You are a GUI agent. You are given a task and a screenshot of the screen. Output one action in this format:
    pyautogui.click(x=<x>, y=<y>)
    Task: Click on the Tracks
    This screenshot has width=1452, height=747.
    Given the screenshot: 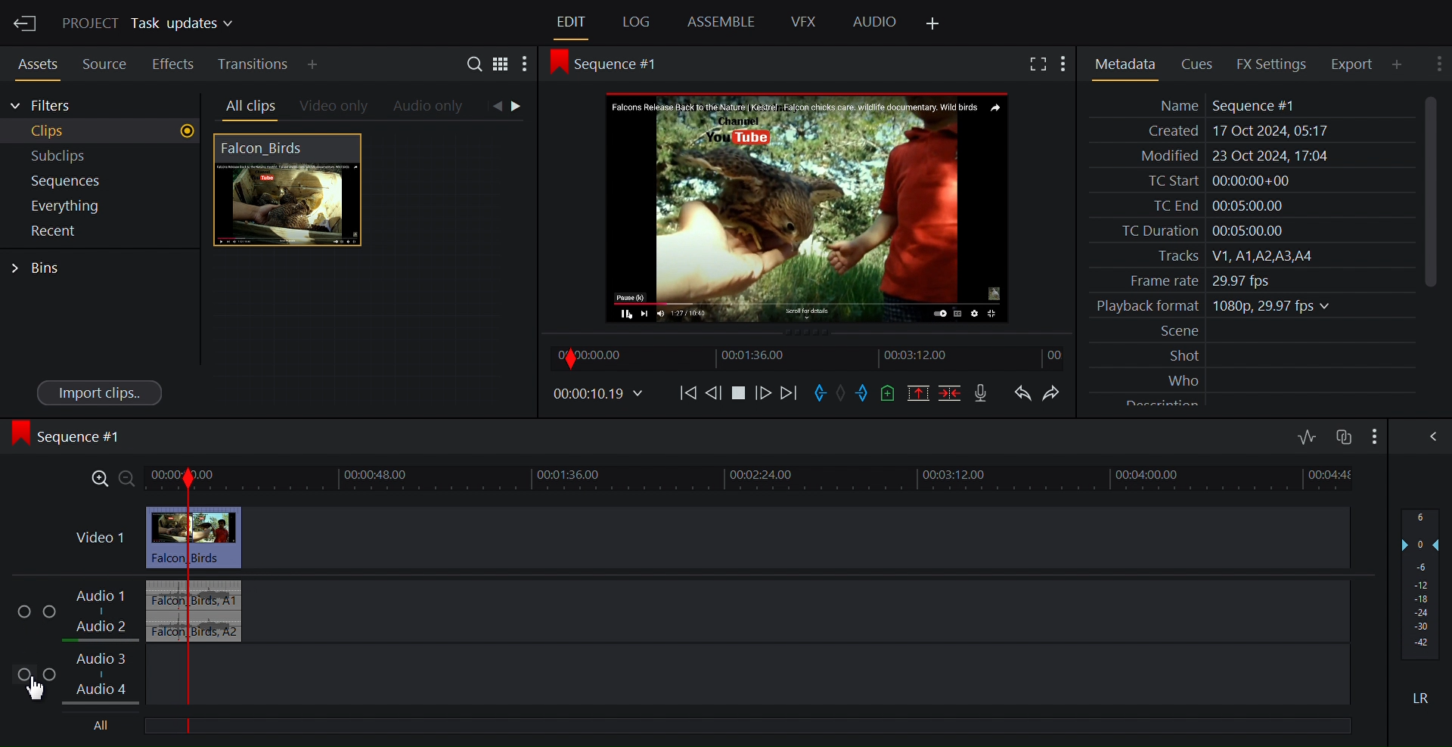 What is the action you would take?
    pyautogui.click(x=1250, y=256)
    